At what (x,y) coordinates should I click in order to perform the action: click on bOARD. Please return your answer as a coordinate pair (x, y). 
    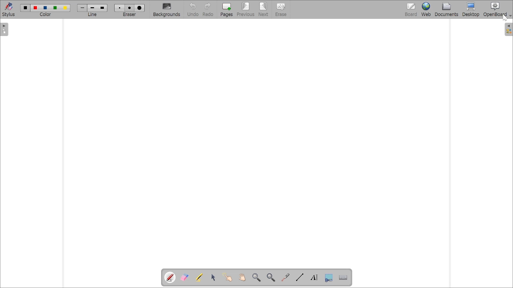
    Looking at the image, I should click on (411, 10).